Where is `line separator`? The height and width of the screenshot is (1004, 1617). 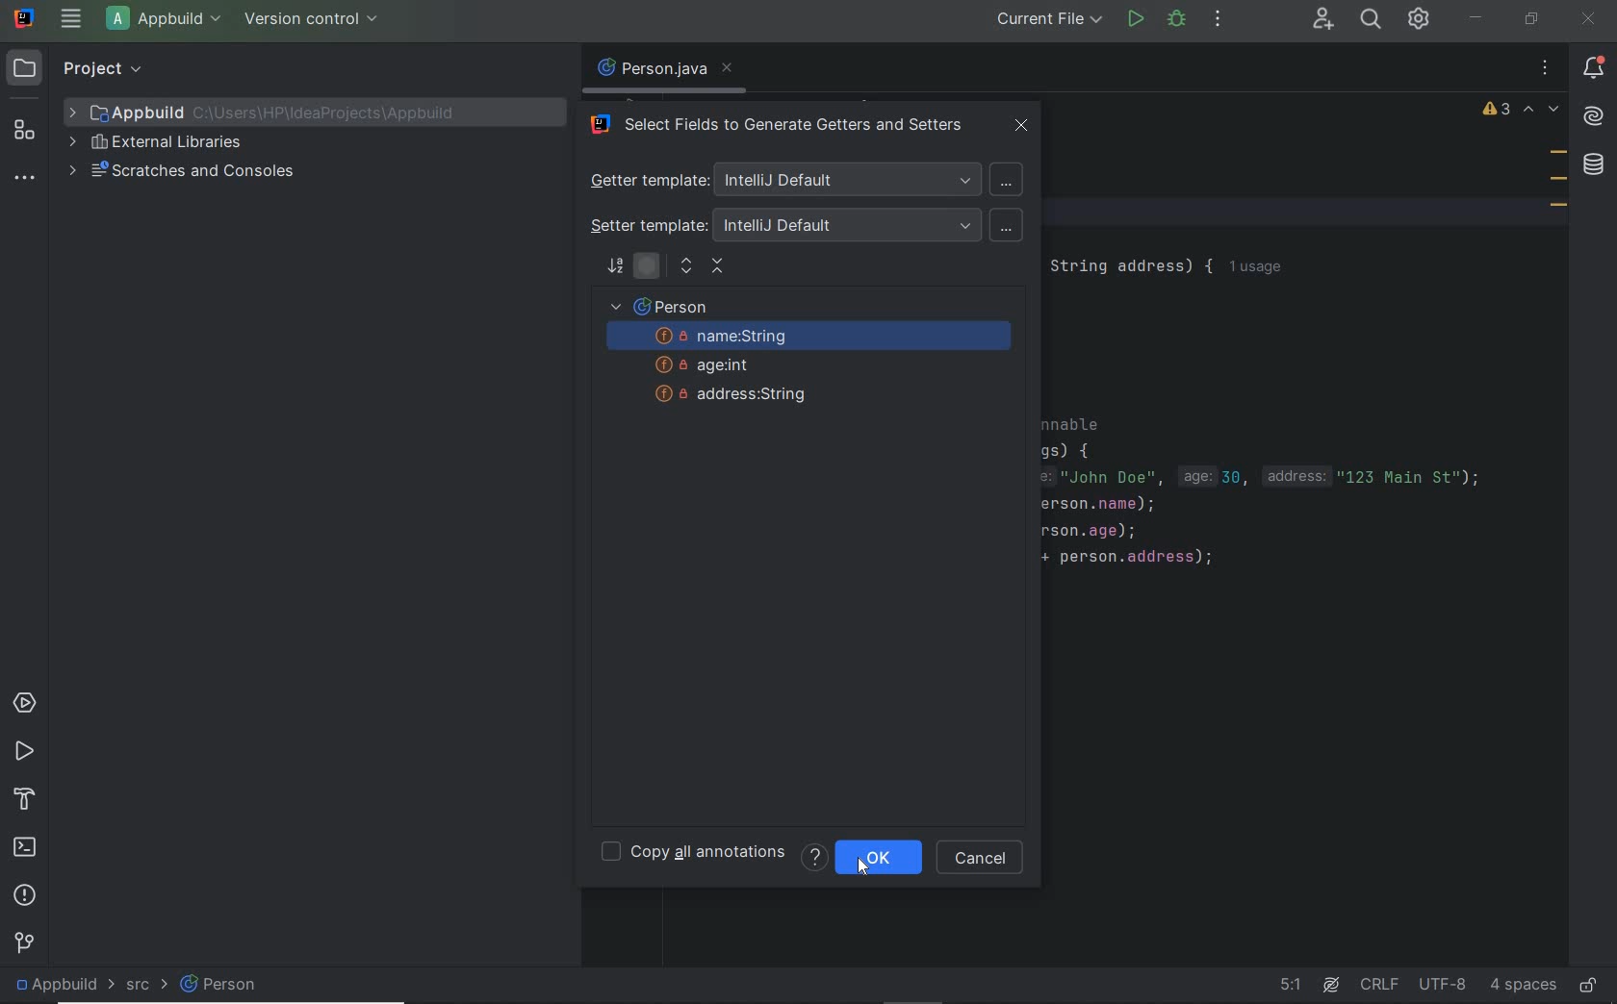
line separator is located at coordinates (1379, 986).